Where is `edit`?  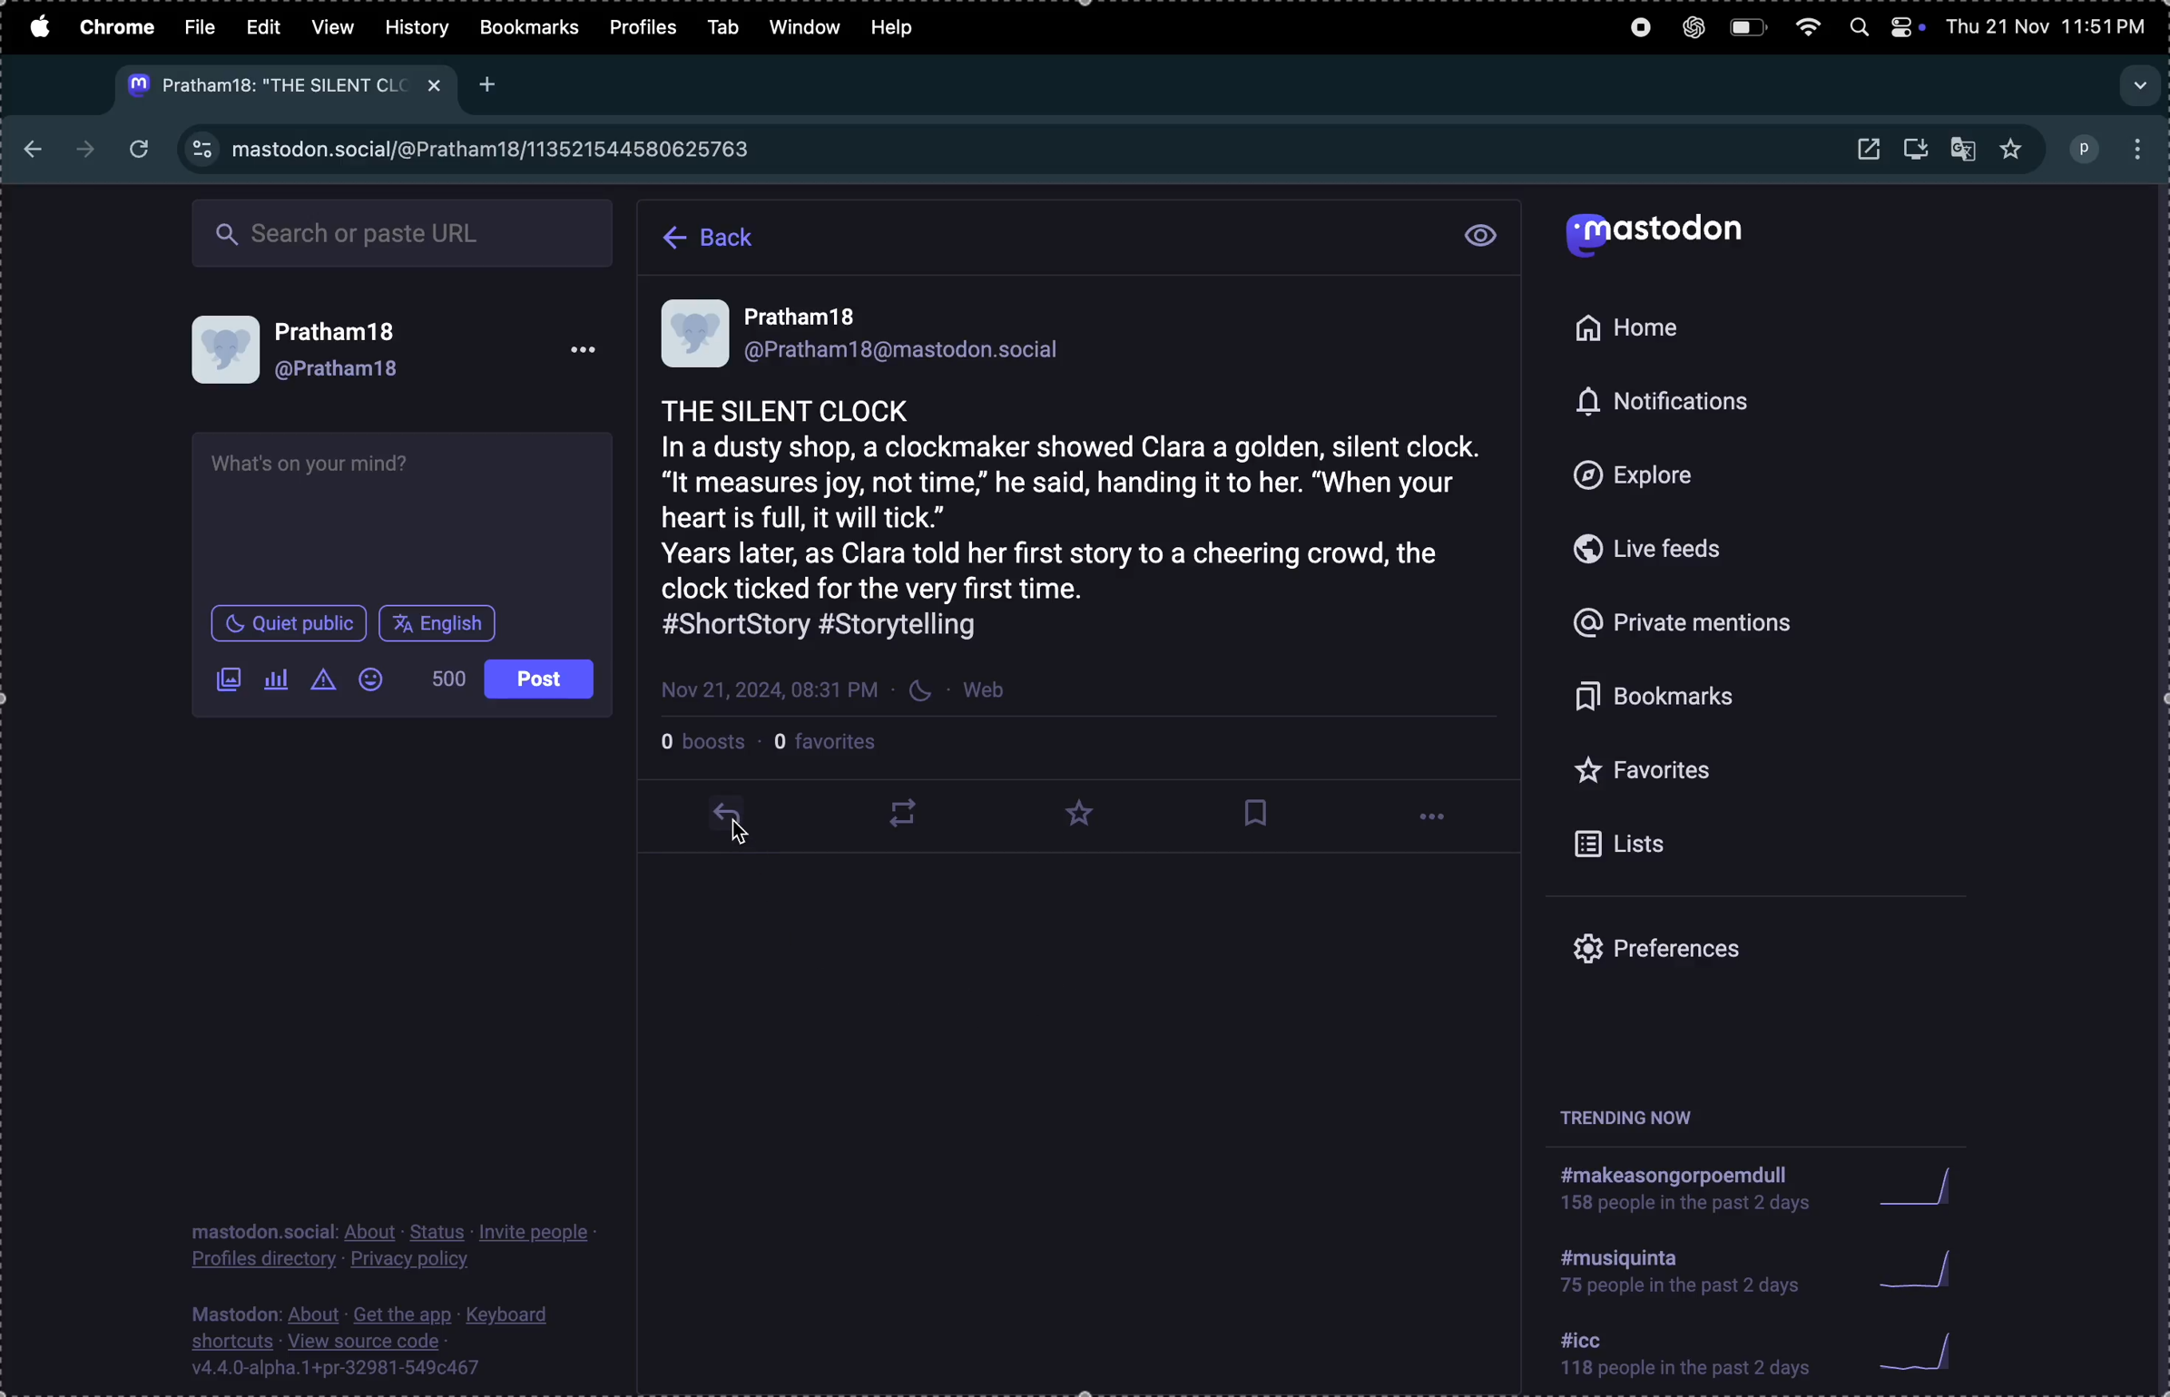
edit is located at coordinates (260, 26).